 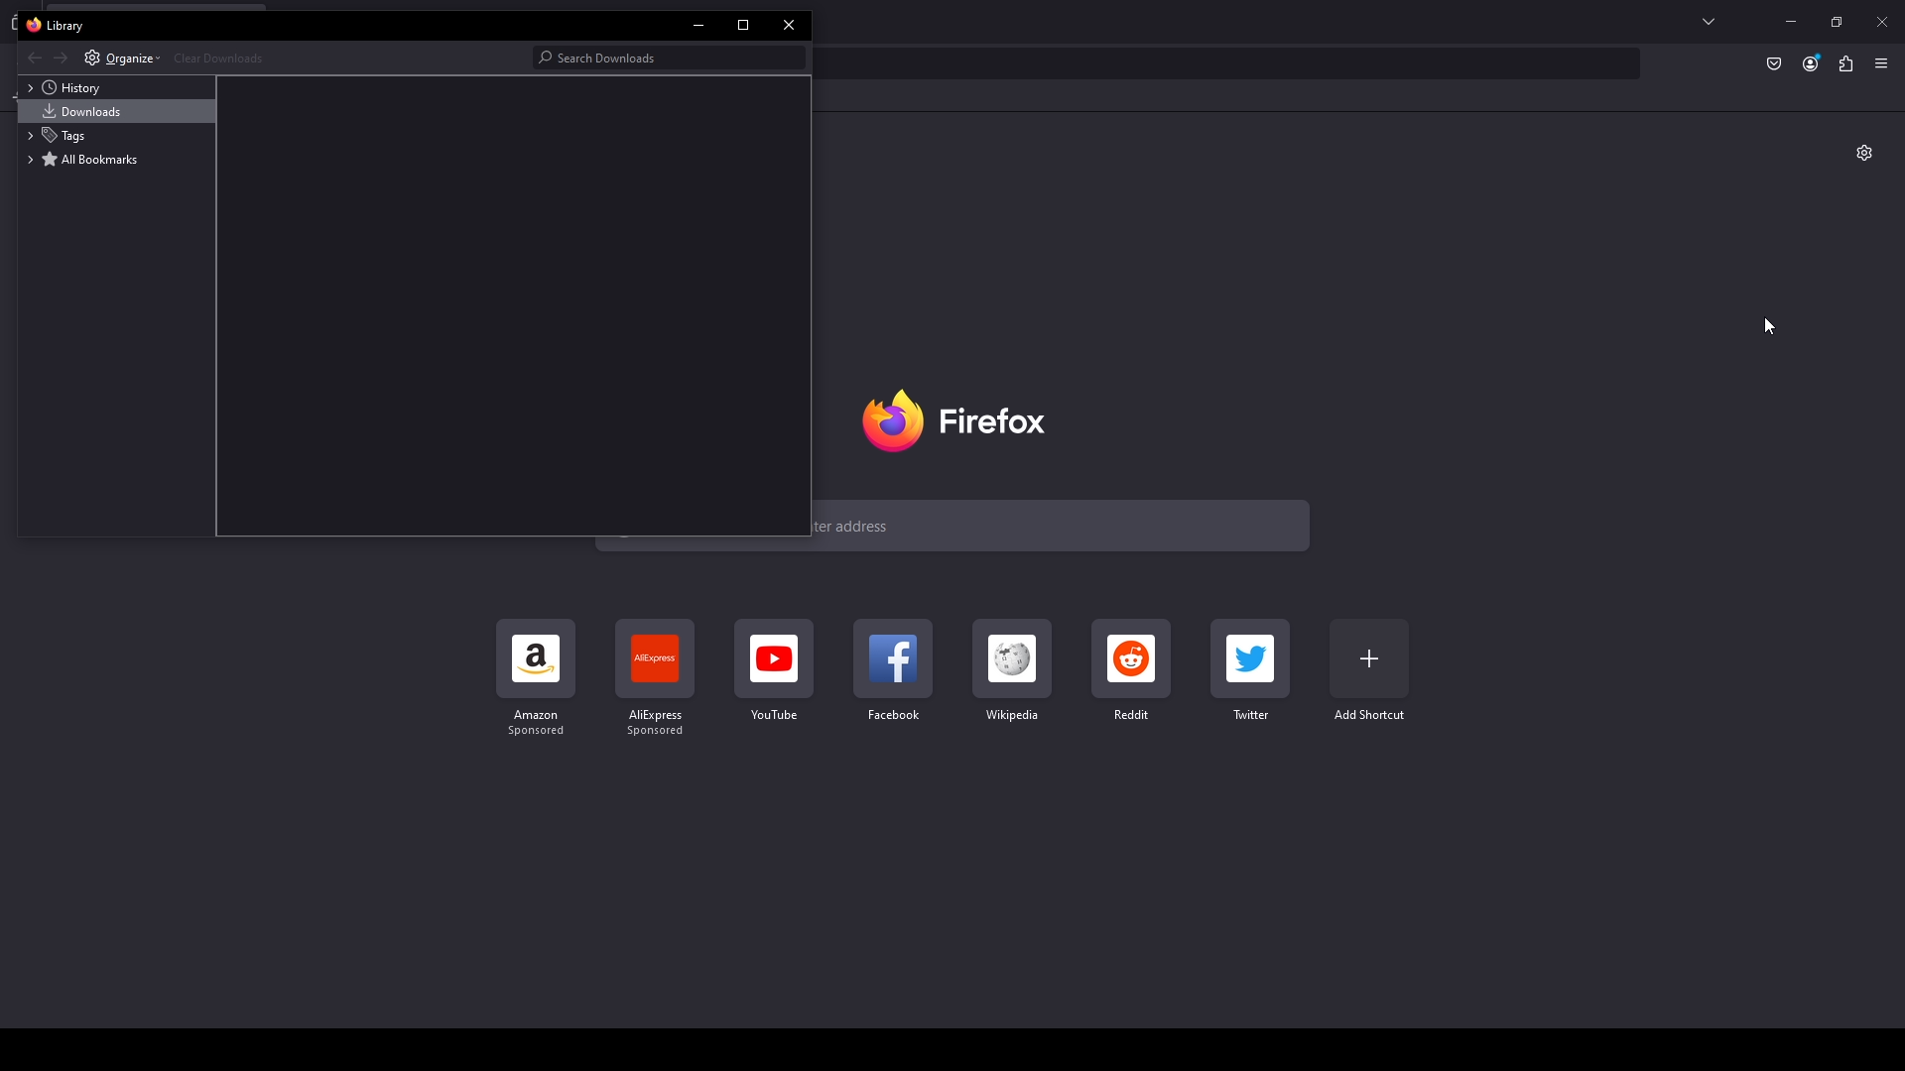 What do you see at coordinates (33, 59) in the screenshot?
I see `Back` at bounding box center [33, 59].